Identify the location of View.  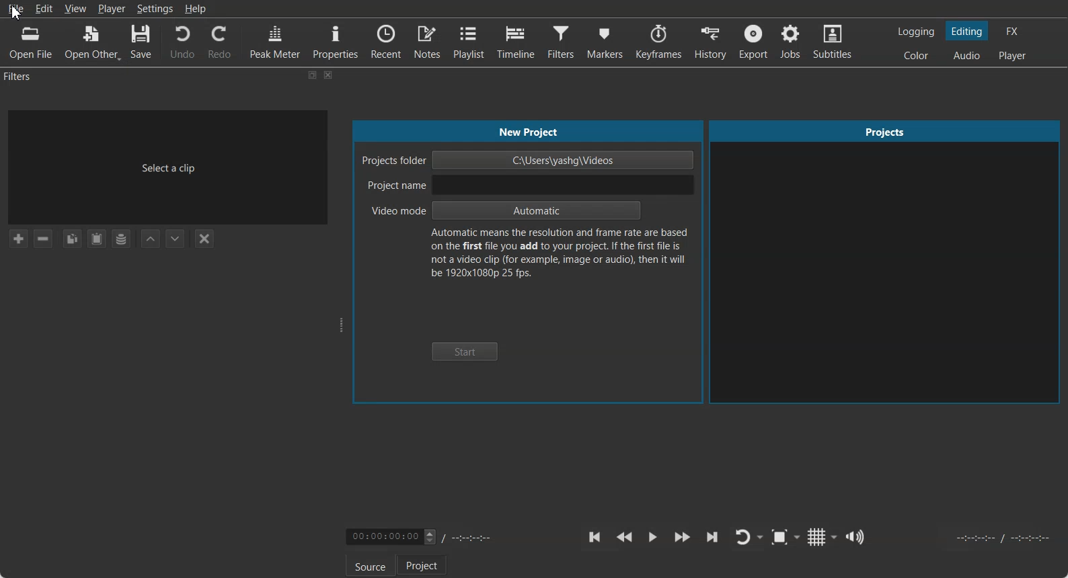
(75, 8).